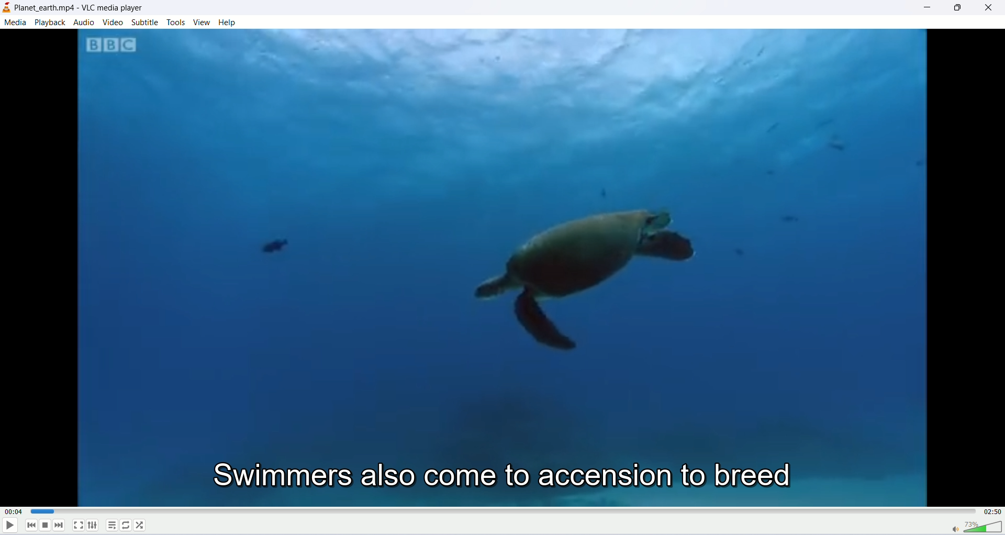 This screenshot has width=1005, height=535. Describe the element at coordinates (200, 22) in the screenshot. I see `view` at that location.